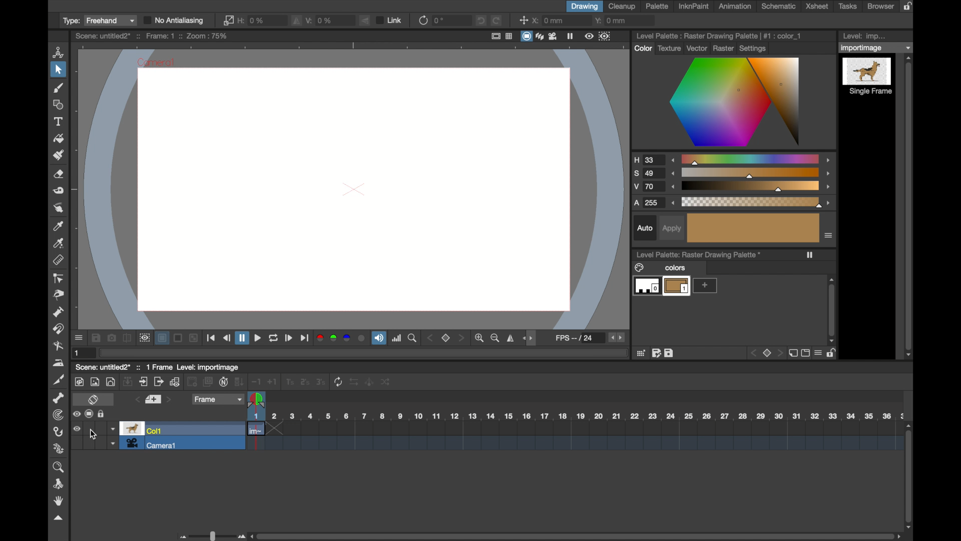  What do you see at coordinates (361, 339) in the screenshot?
I see `circle` at bounding box center [361, 339].